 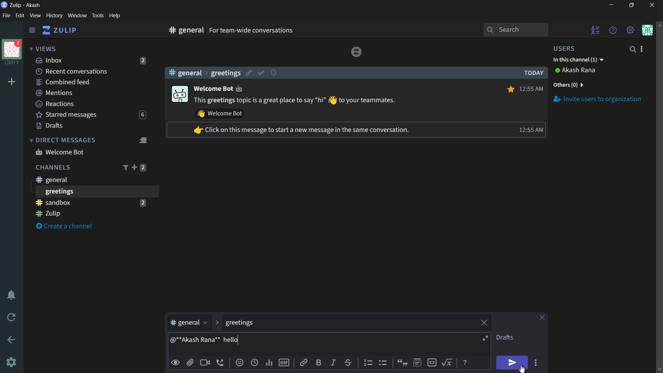 I want to click on add voice call, so click(x=221, y=363).